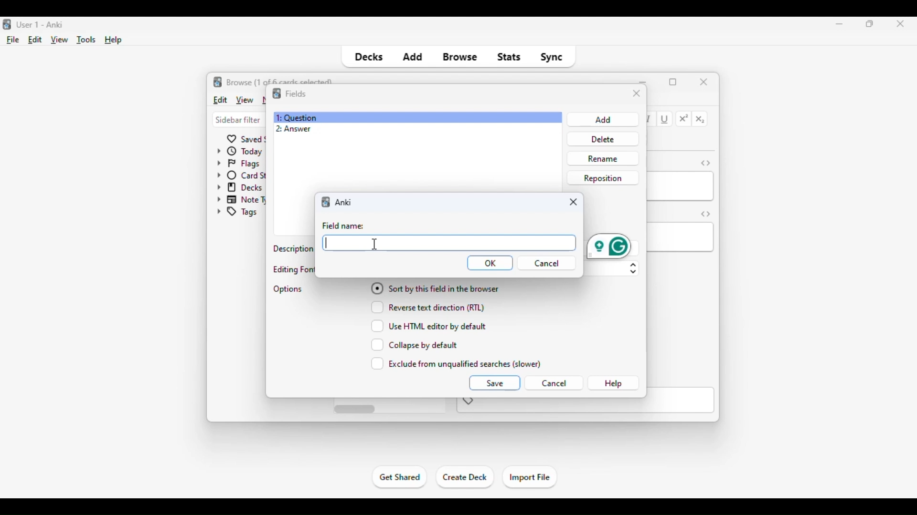  I want to click on close, so click(704, 81).